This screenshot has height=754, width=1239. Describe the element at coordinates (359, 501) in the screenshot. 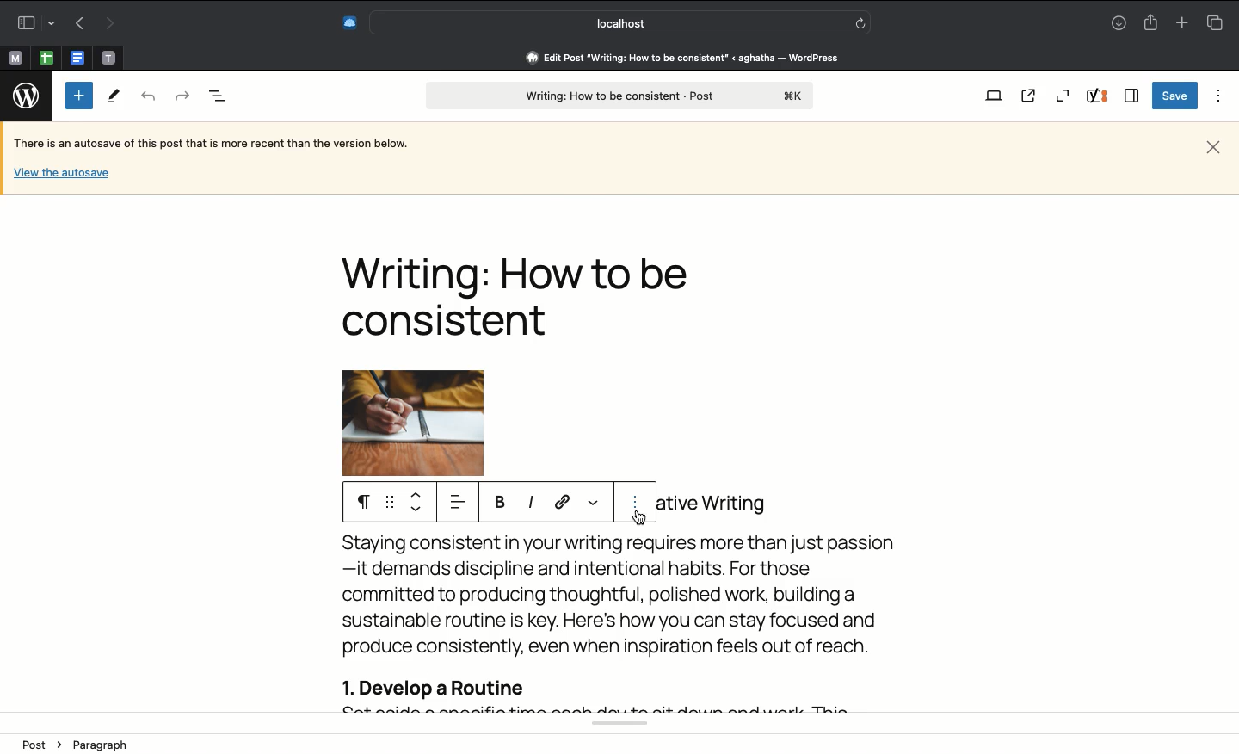

I see `Paragraph` at that location.